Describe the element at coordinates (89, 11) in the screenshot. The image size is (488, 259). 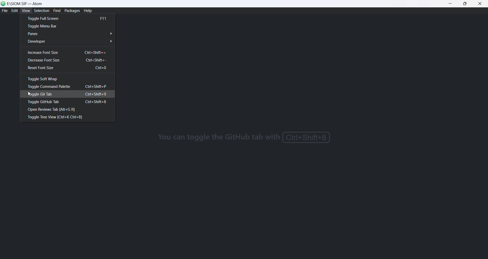
I see `help` at that location.